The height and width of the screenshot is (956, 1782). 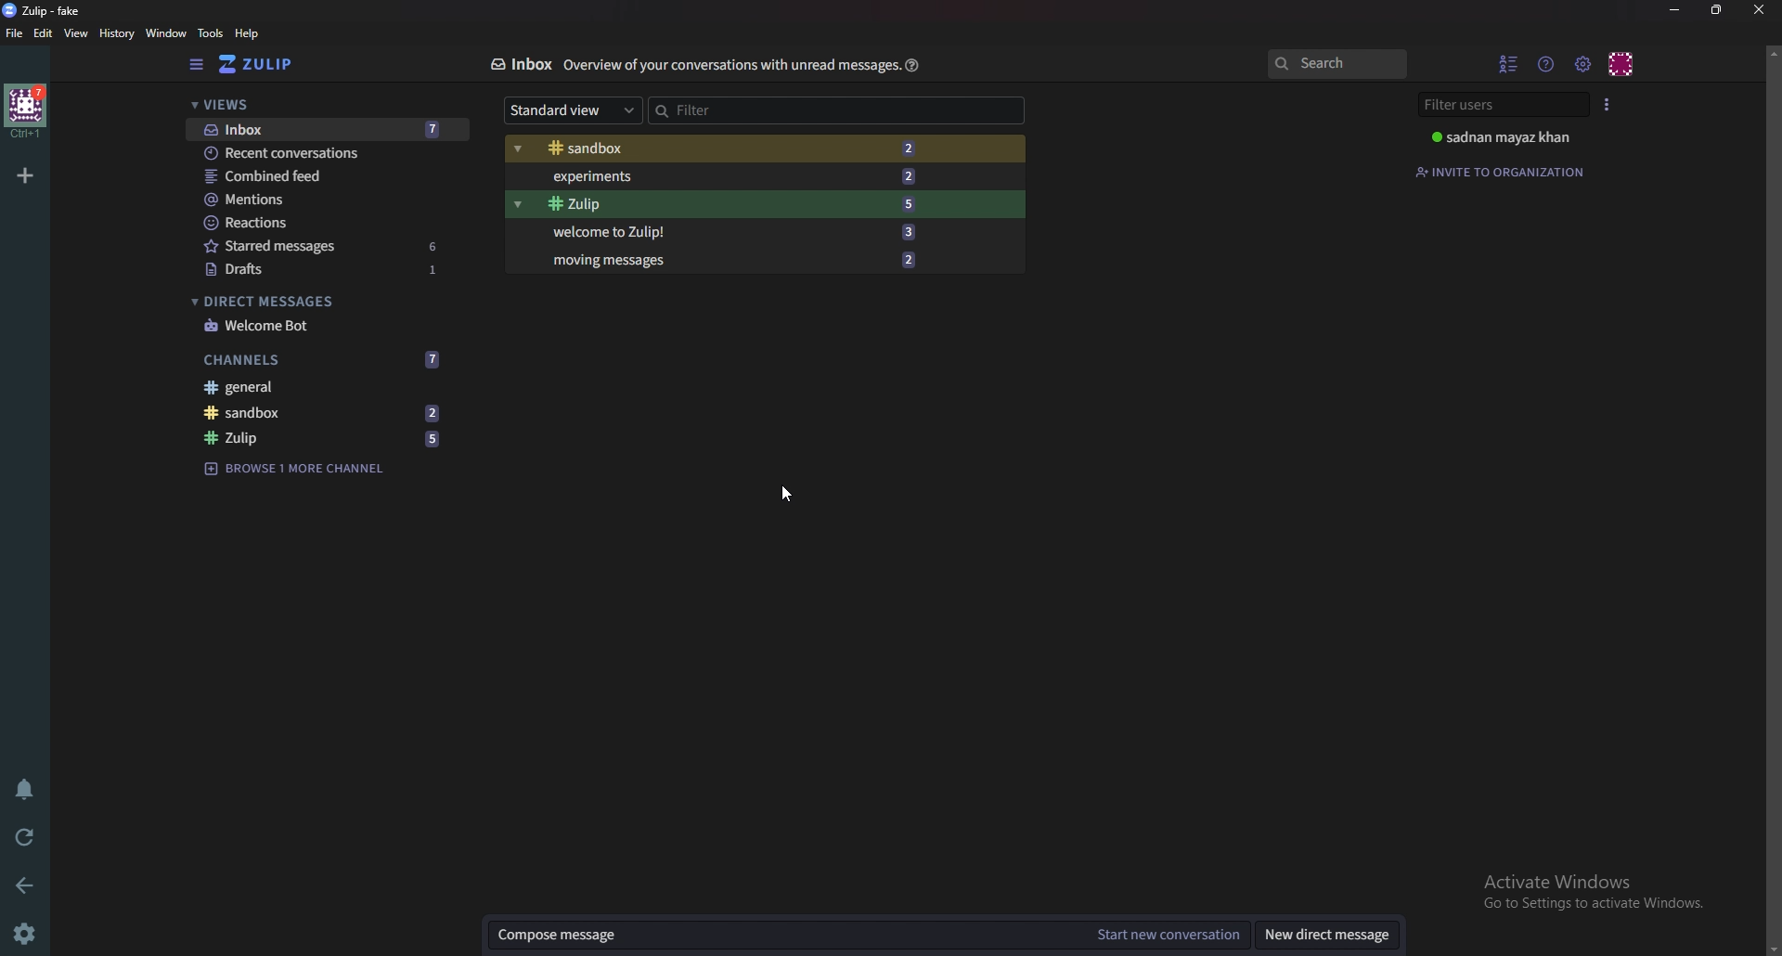 What do you see at coordinates (915, 174) in the screenshot?
I see `2` at bounding box center [915, 174].